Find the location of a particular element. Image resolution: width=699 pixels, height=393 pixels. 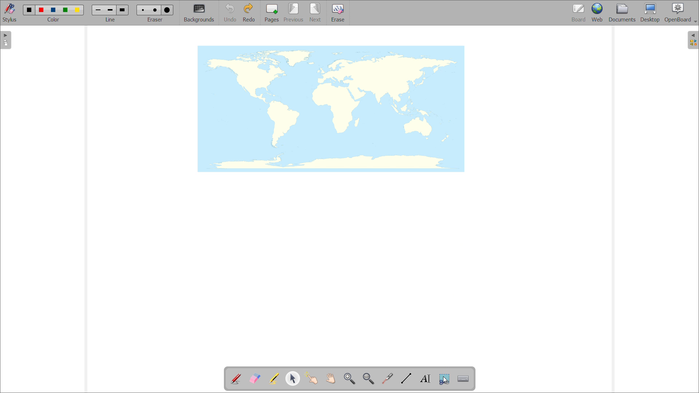

image is located at coordinates (331, 109).